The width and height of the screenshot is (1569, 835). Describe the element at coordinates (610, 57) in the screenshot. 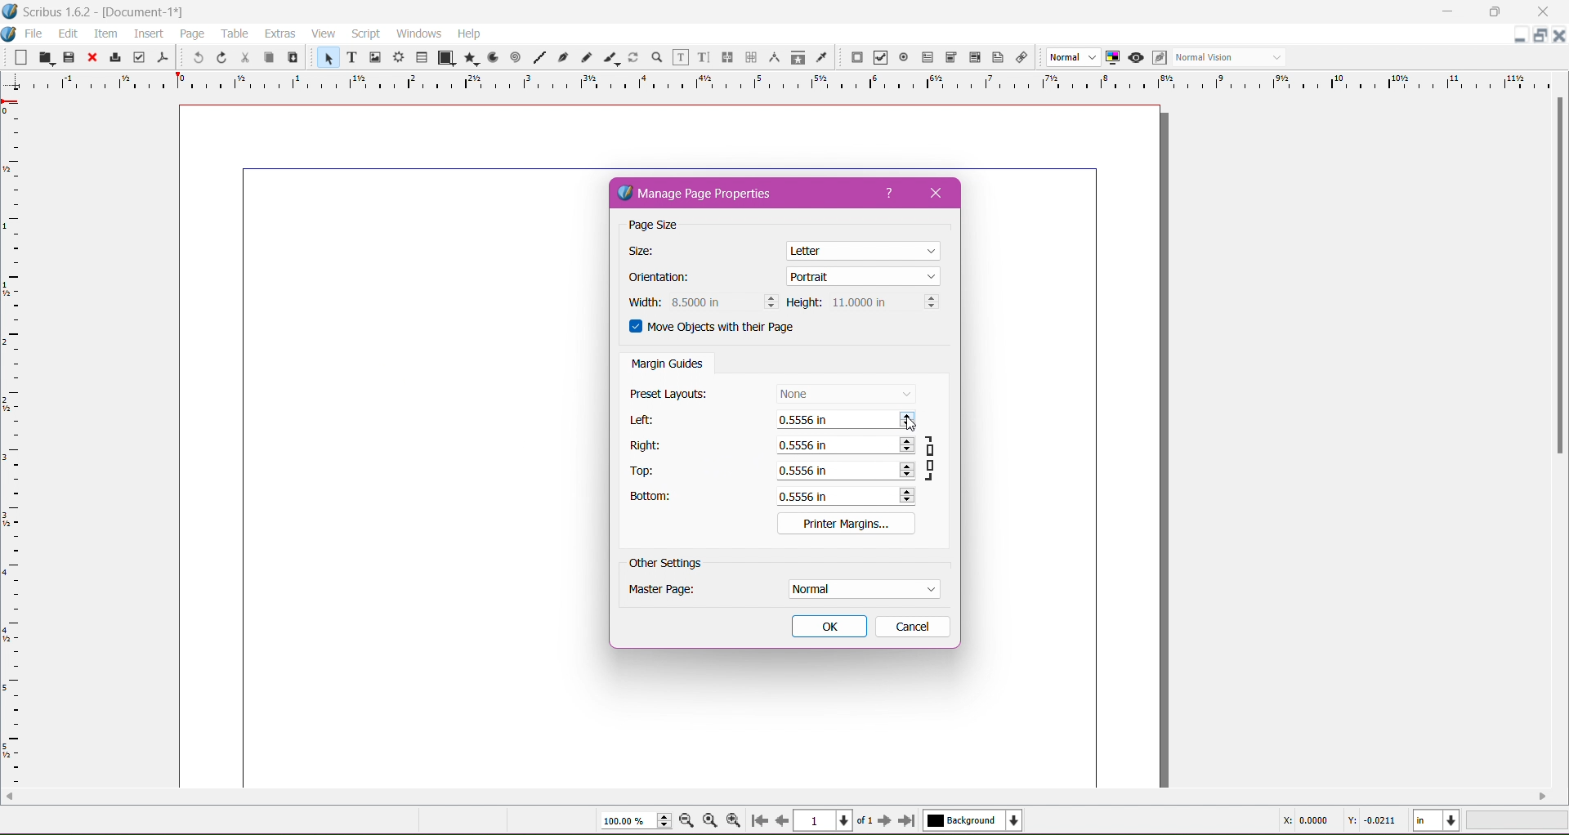

I see `Calligraphic Line` at that location.